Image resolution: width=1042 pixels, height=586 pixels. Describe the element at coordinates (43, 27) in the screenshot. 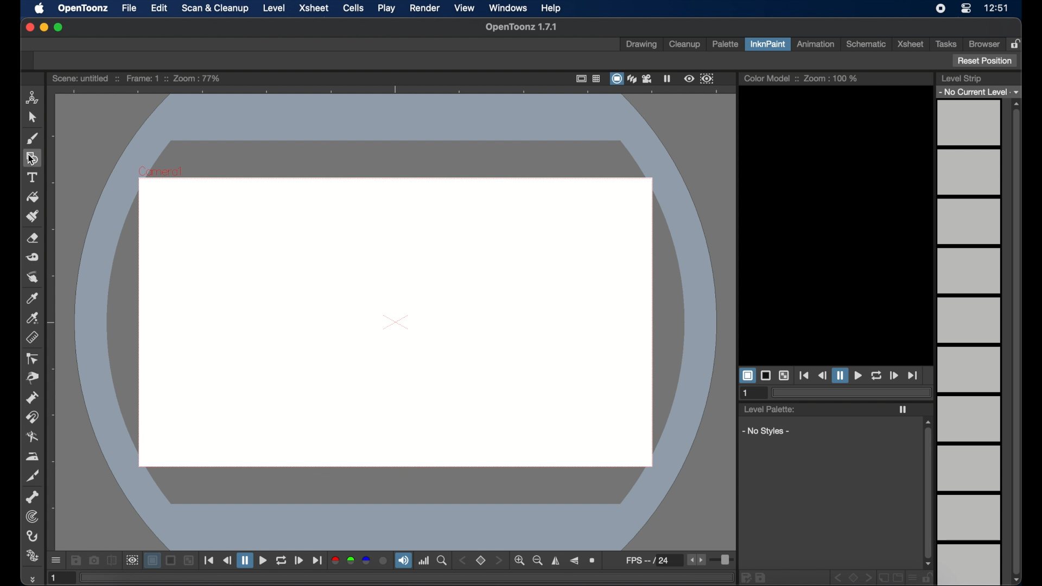

I see `minimize` at that location.